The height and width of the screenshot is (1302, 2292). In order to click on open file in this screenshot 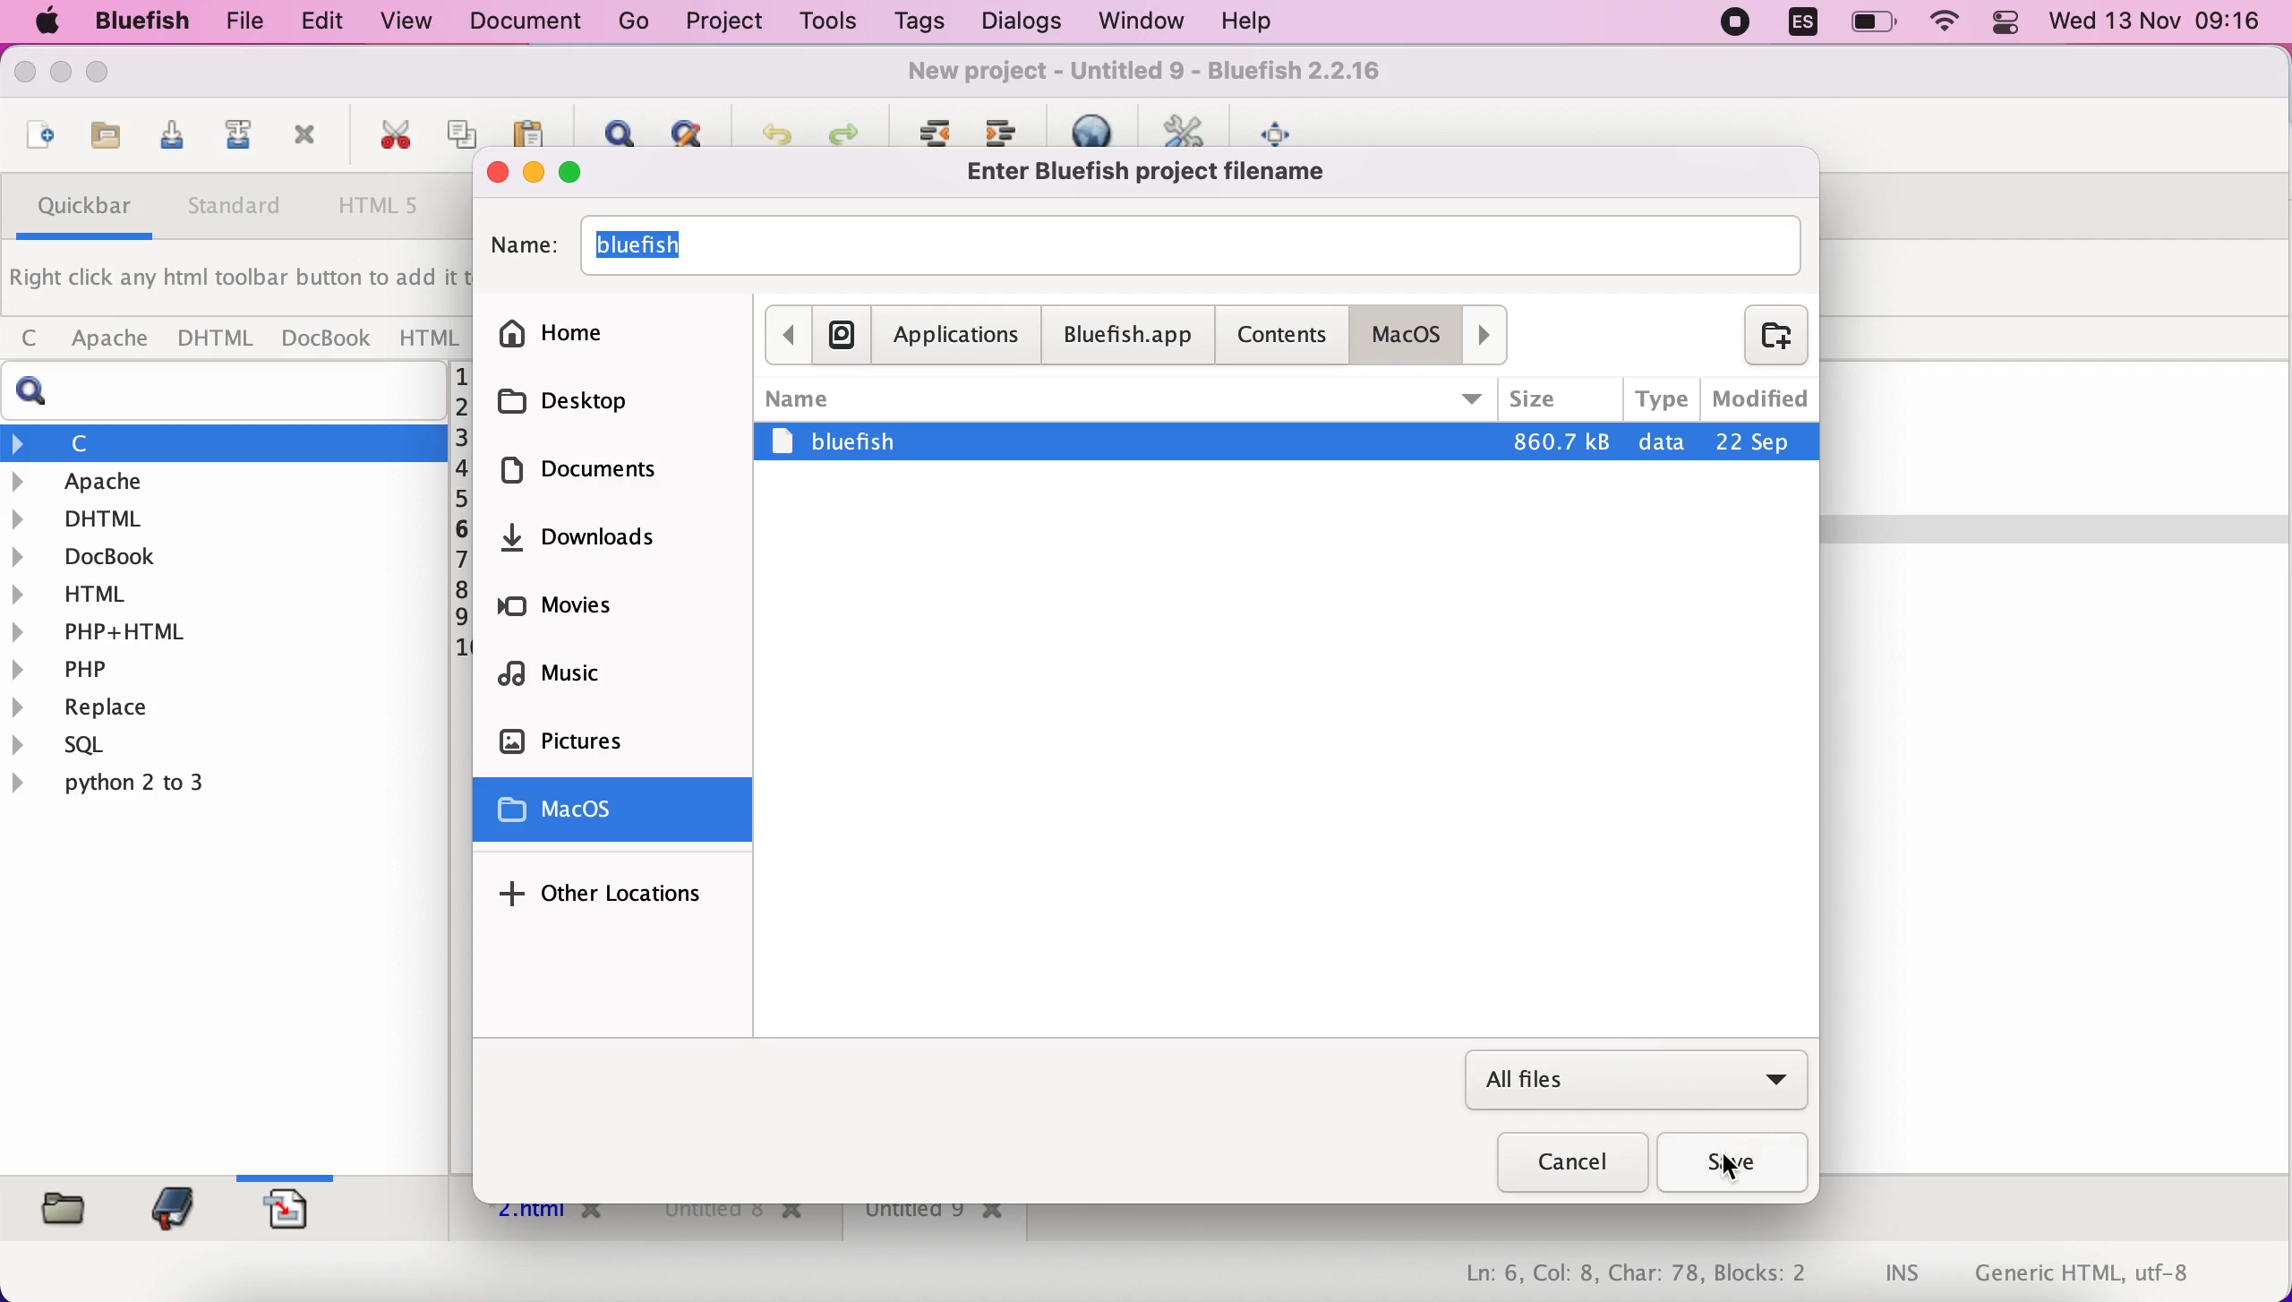, I will do `click(36, 138)`.